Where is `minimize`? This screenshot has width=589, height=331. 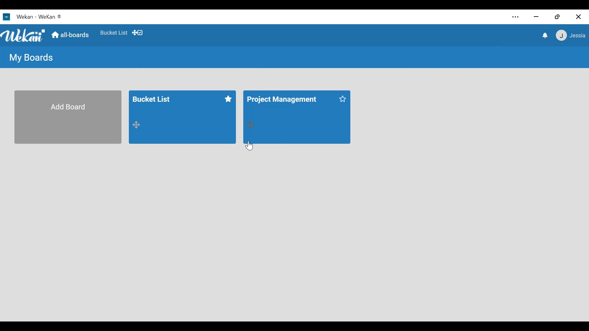 minimize is located at coordinates (536, 17).